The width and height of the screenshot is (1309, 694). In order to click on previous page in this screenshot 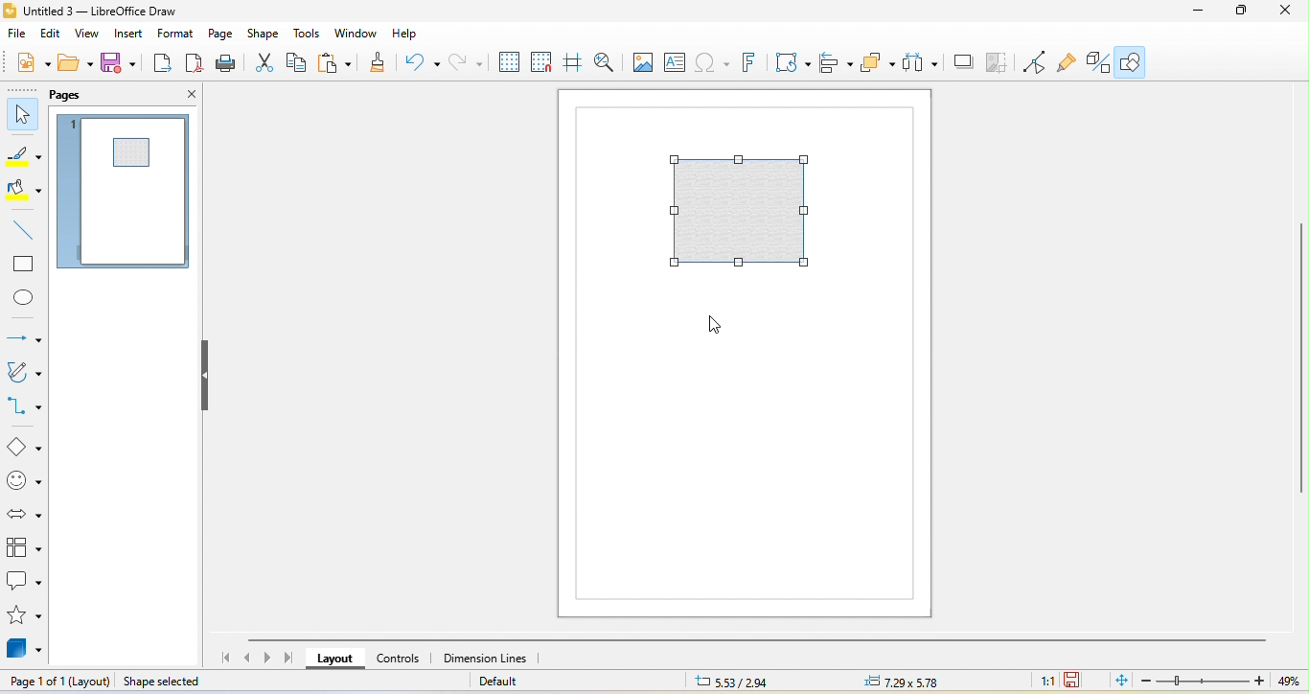, I will do `click(247, 658)`.